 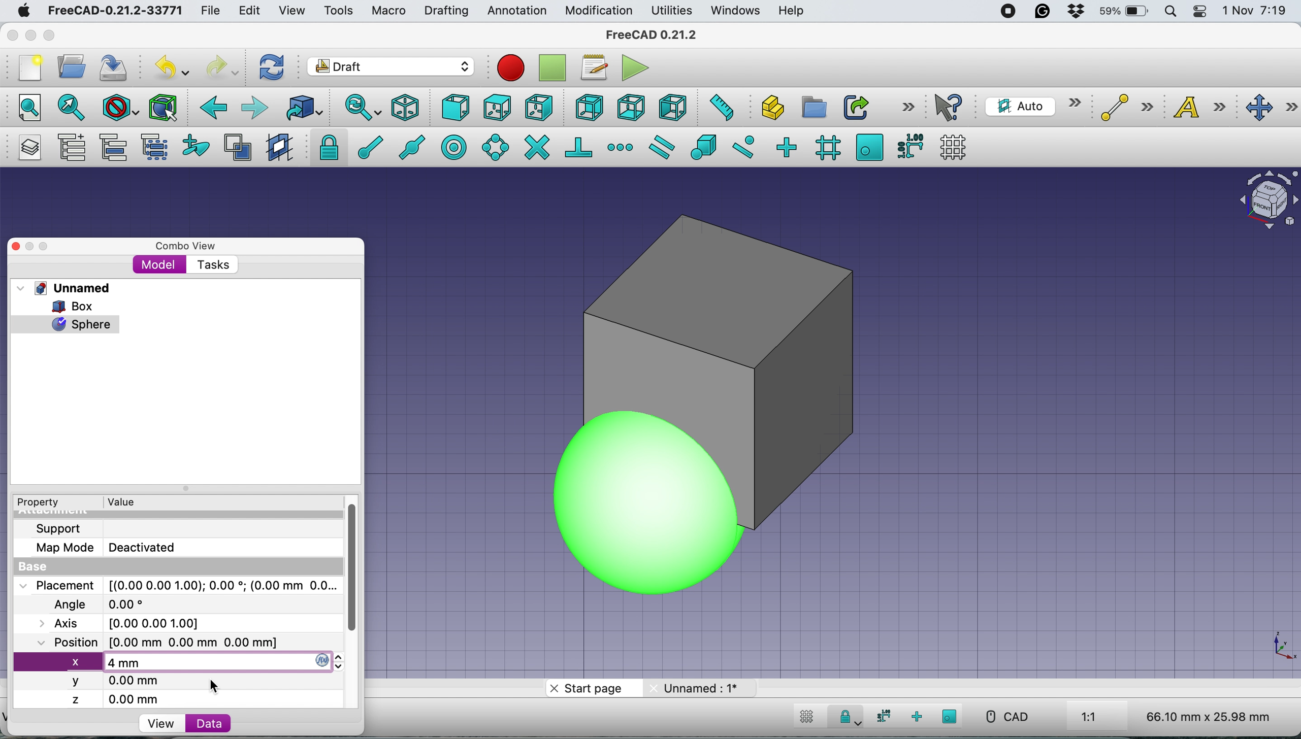 I want to click on box, so click(x=811, y=375).